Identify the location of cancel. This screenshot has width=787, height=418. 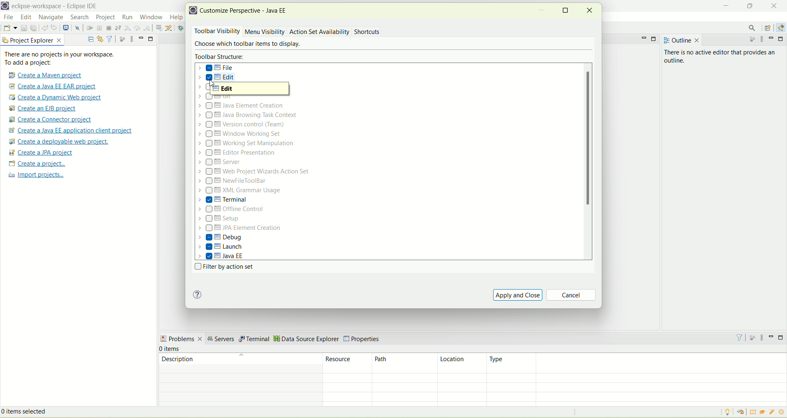
(572, 296).